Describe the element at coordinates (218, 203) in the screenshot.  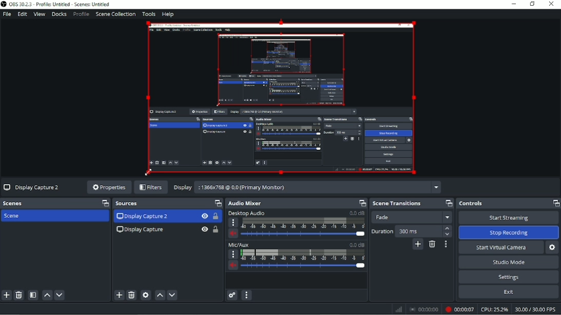
I see `Maximize` at that location.